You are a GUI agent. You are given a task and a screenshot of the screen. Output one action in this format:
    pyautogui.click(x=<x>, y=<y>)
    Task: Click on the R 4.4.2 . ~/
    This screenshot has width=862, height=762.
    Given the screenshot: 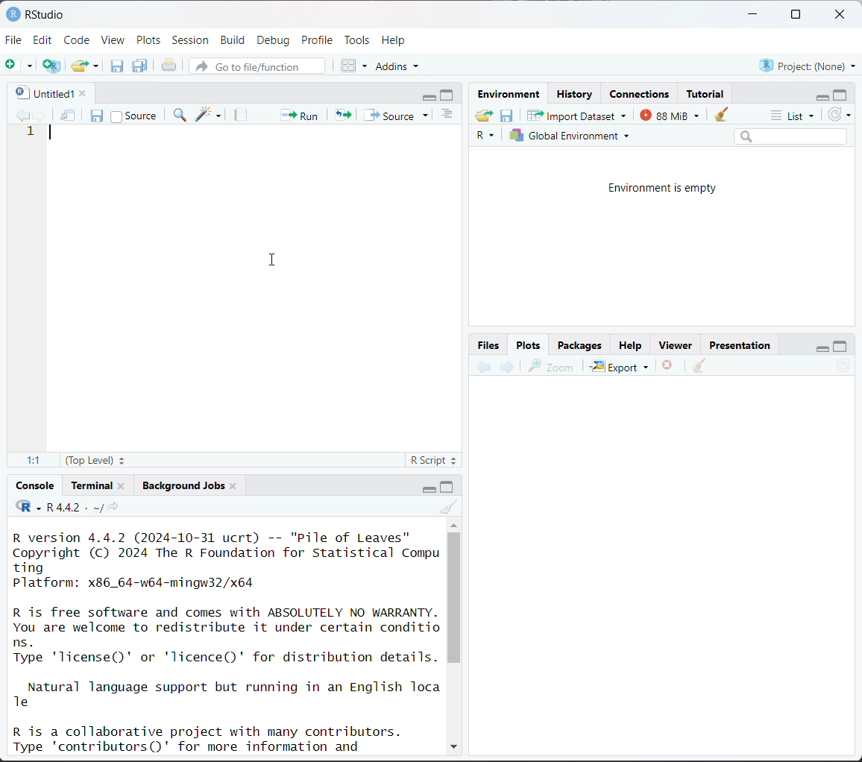 What is the action you would take?
    pyautogui.click(x=74, y=507)
    